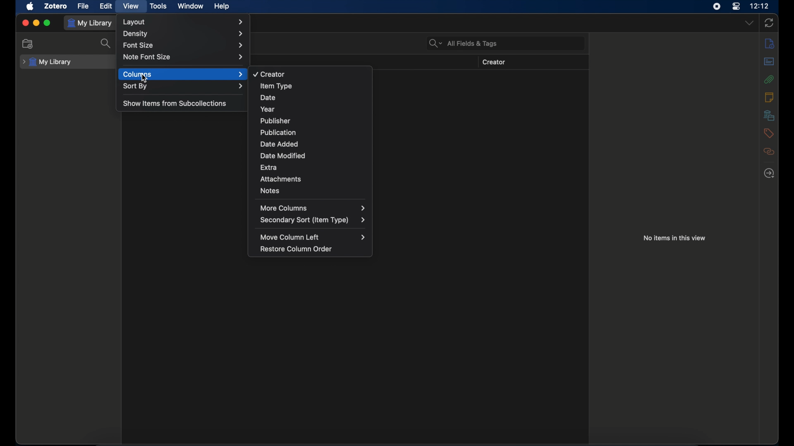 The height and width of the screenshot is (446, 794). I want to click on item type, so click(276, 86).